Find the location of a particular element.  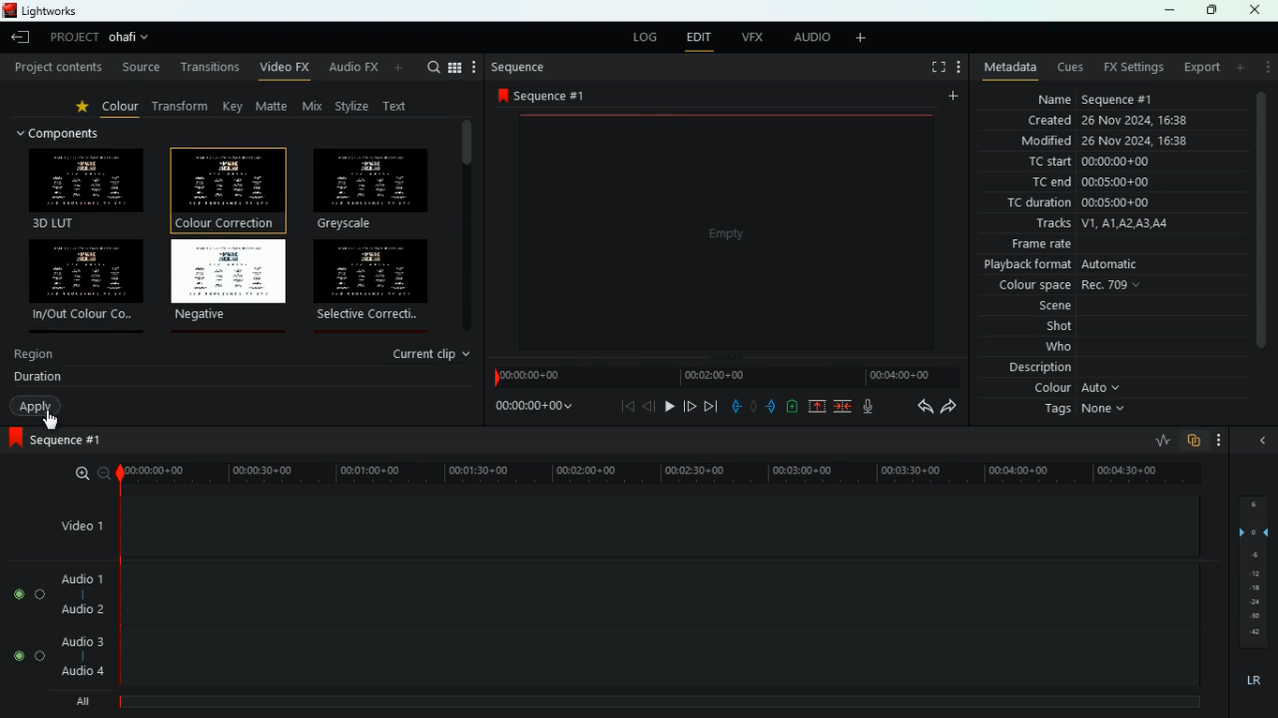

more is located at coordinates (952, 95).